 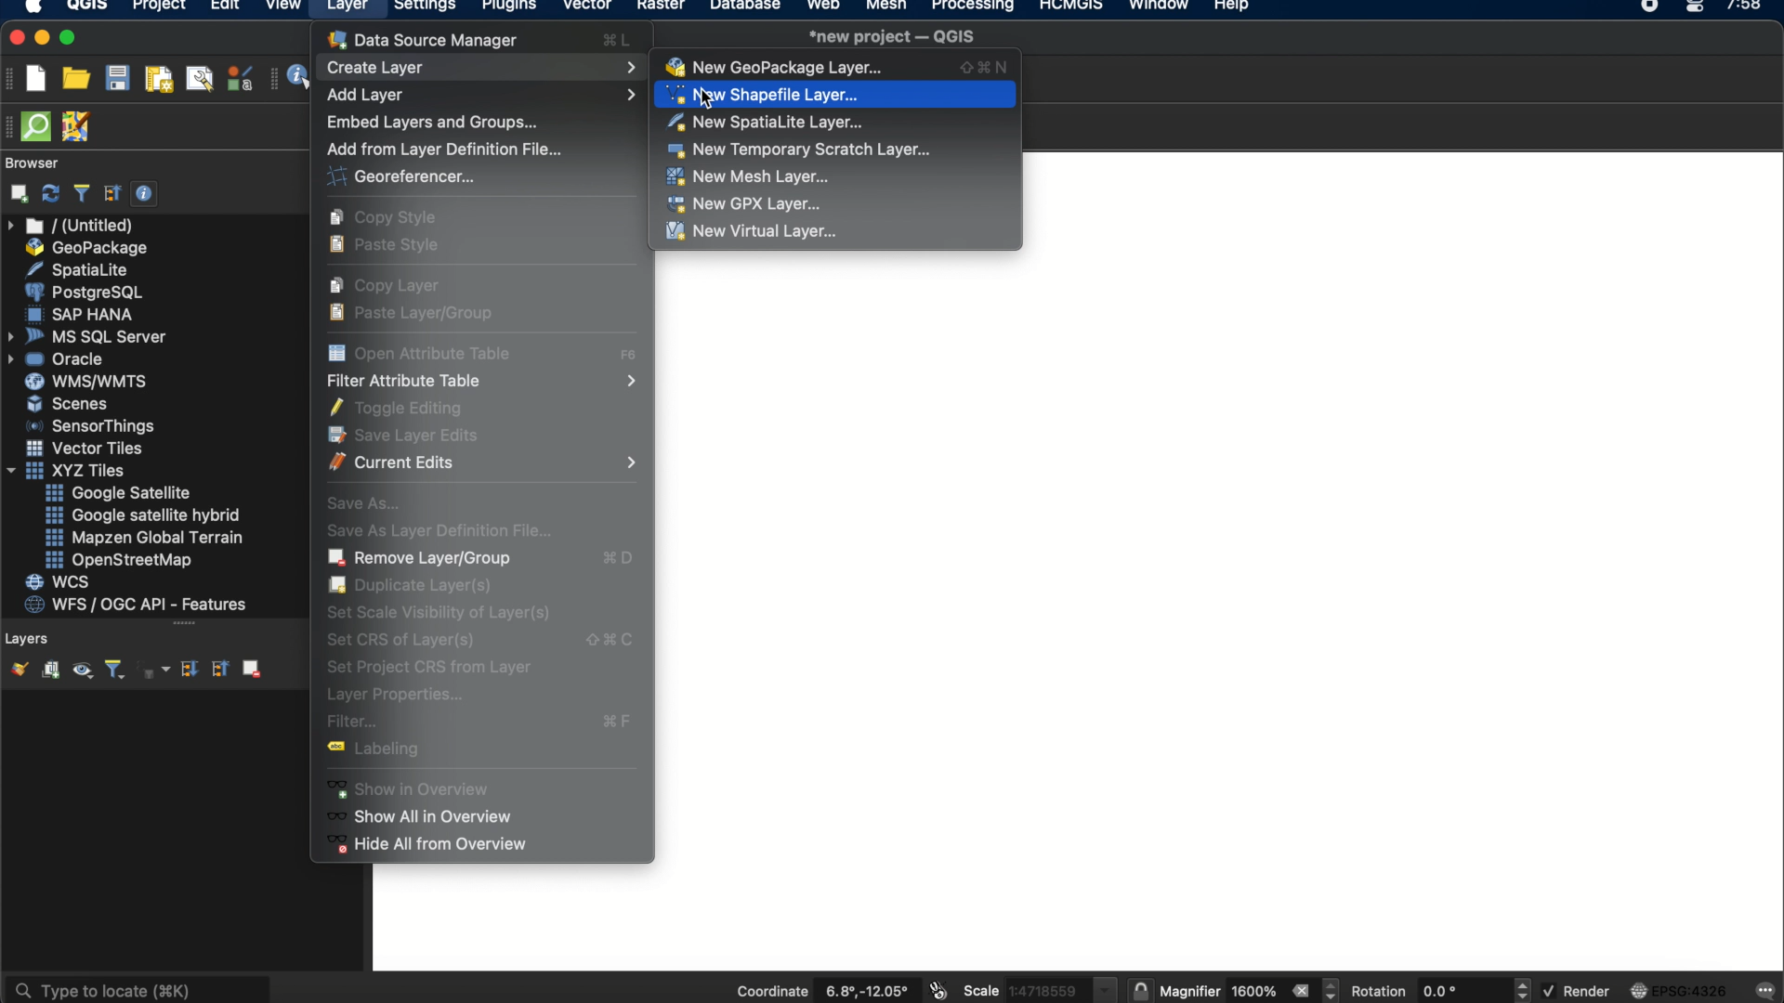 What do you see at coordinates (486, 463) in the screenshot?
I see `current edits` at bounding box center [486, 463].